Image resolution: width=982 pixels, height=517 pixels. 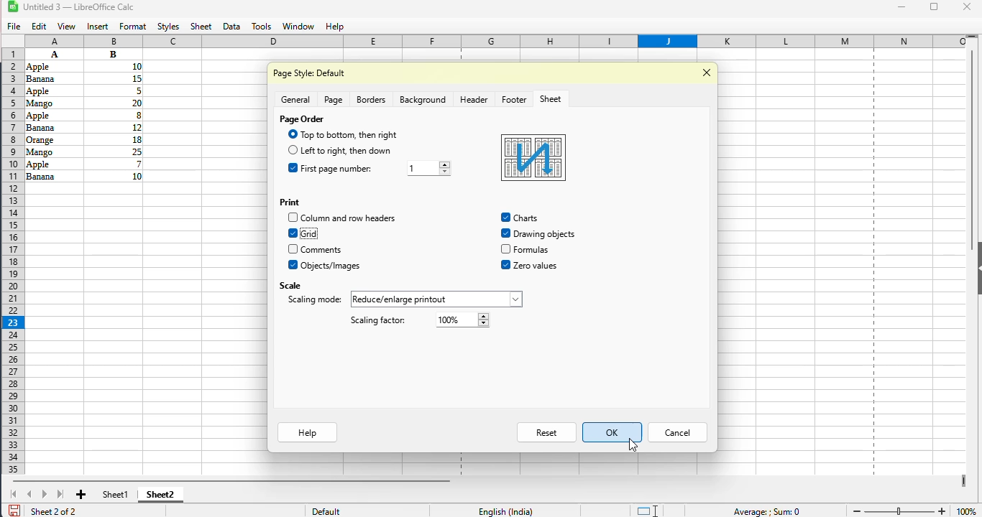 What do you see at coordinates (114, 139) in the screenshot?
I see `` at bounding box center [114, 139].